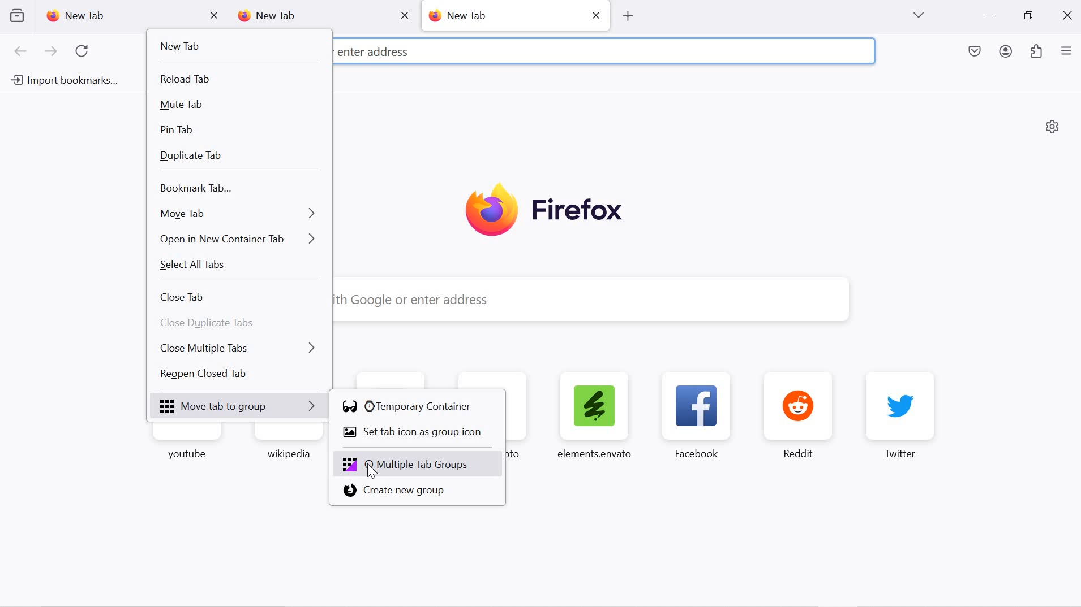  Describe the element at coordinates (190, 448) in the screenshot. I see `youtube favorite` at that location.